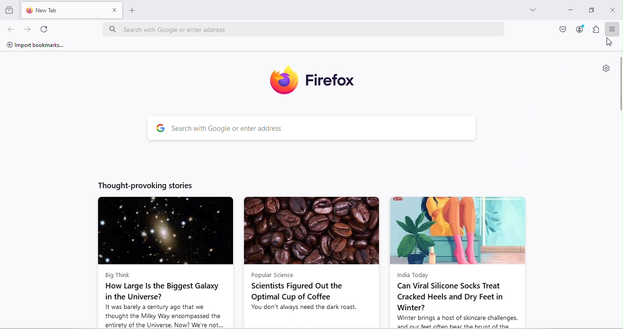 This screenshot has width=623, height=329. I want to click on Open application menu, so click(612, 29).